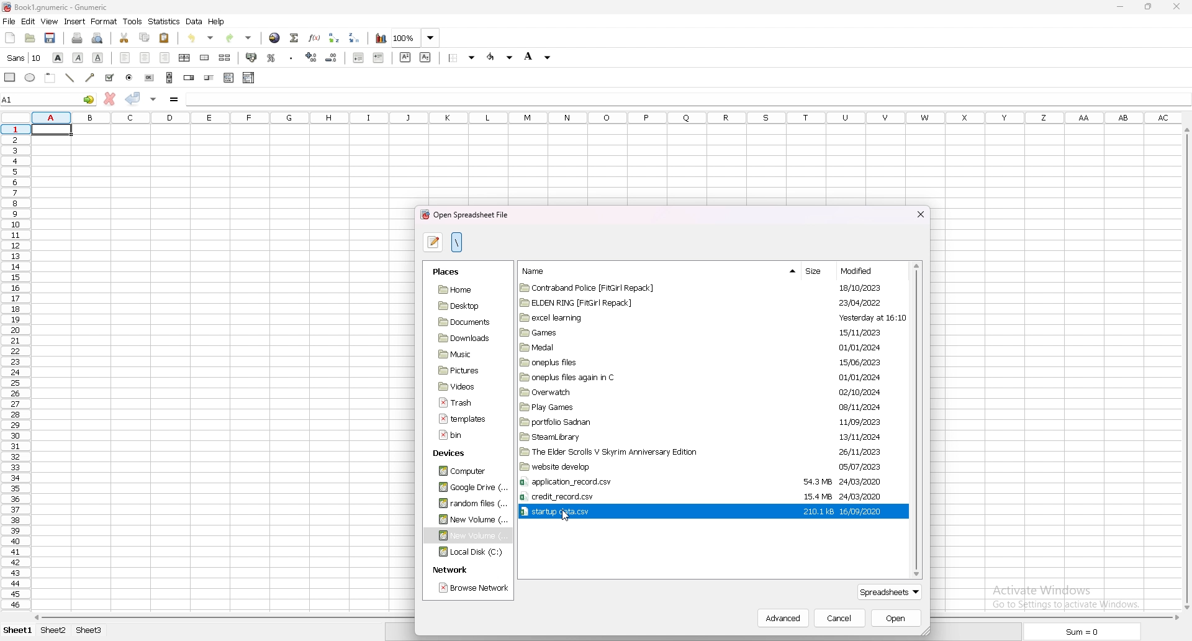  I want to click on italic, so click(78, 58).